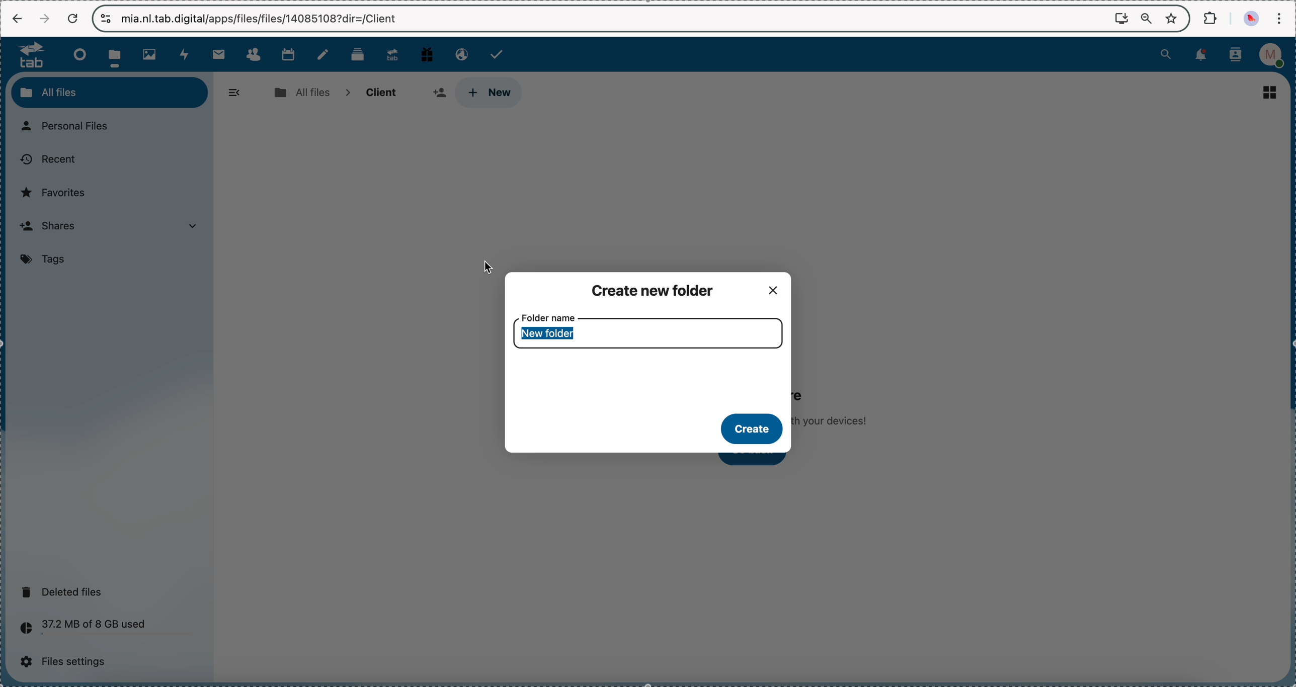  What do you see at coordinates (1199, 55) in the screenshot?
I see `notifications` at bounding box center [1199, 55].